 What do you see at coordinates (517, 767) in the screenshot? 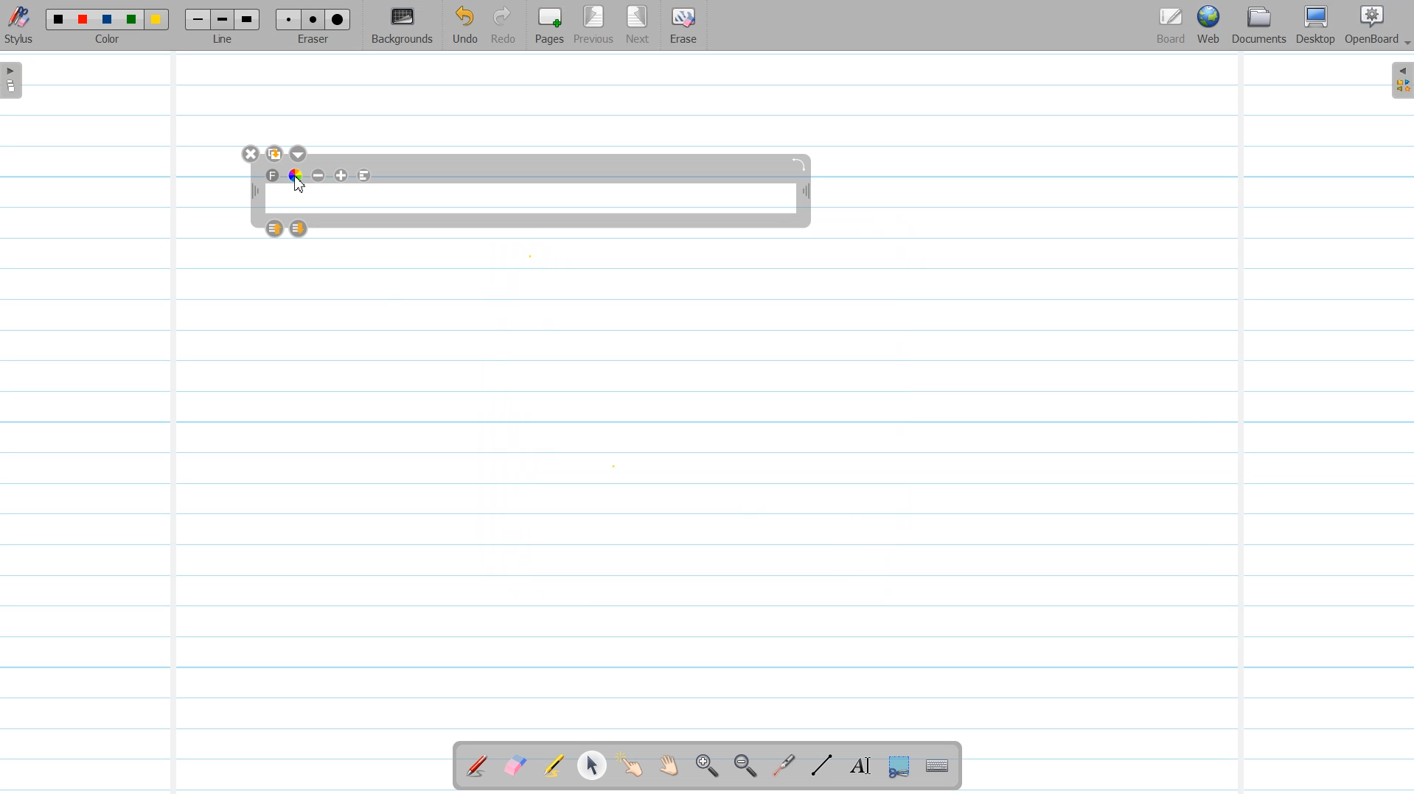
I see `Erase Annotation` at bounding box center [517, 767].